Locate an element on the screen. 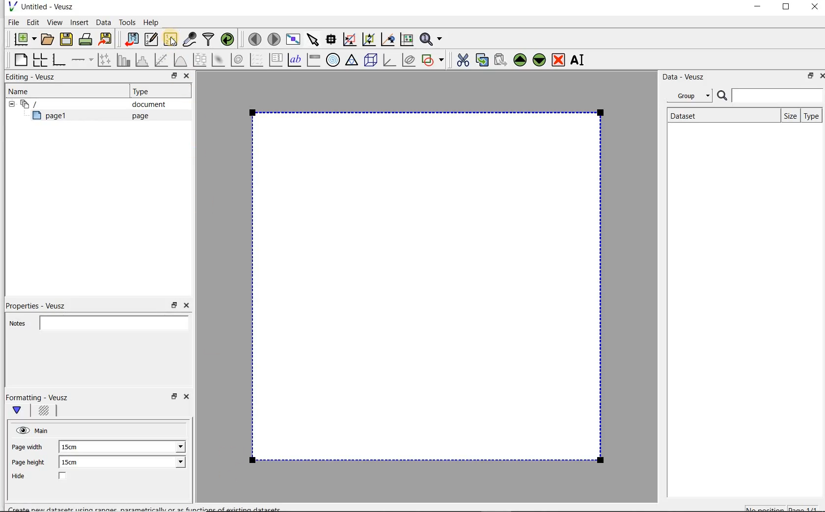 The image size is (825, 512). Formatting - Veusz is located at coordinates (38, 397).